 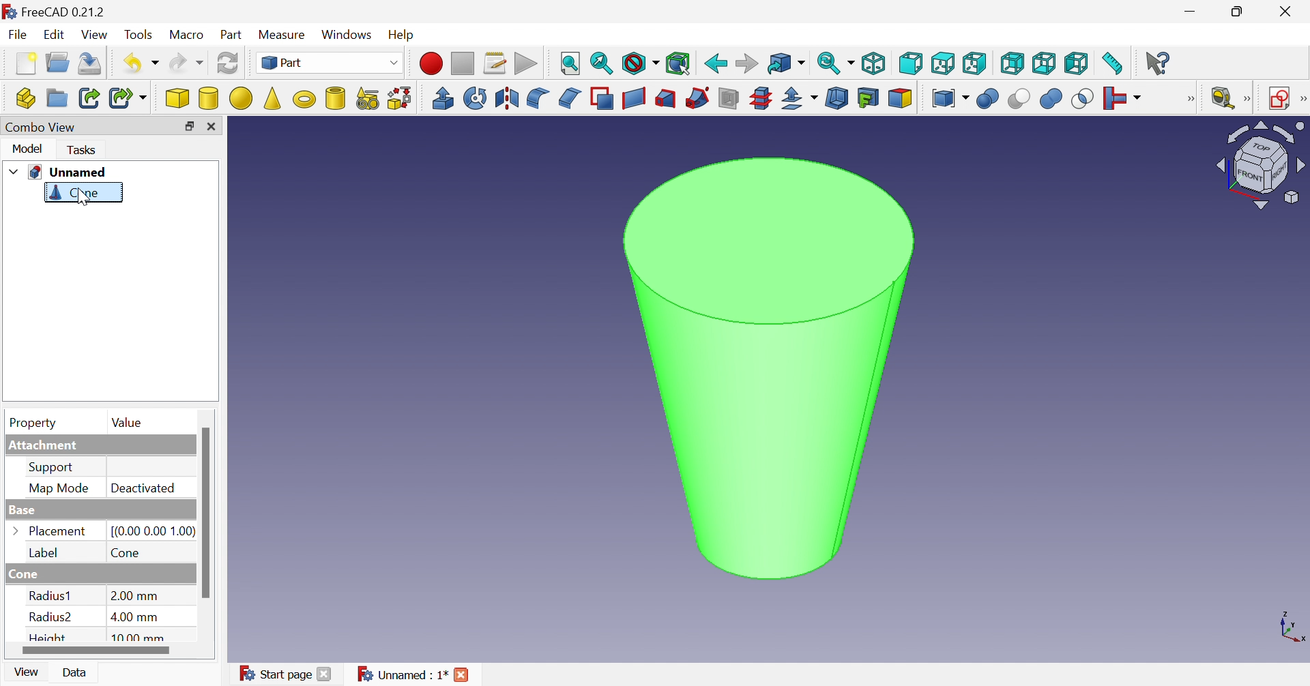 What do you see at coordinates (148, 531) in the screenshot?
I see `[(0.00 0.00 1.00)` at bounding box center [148, 531].